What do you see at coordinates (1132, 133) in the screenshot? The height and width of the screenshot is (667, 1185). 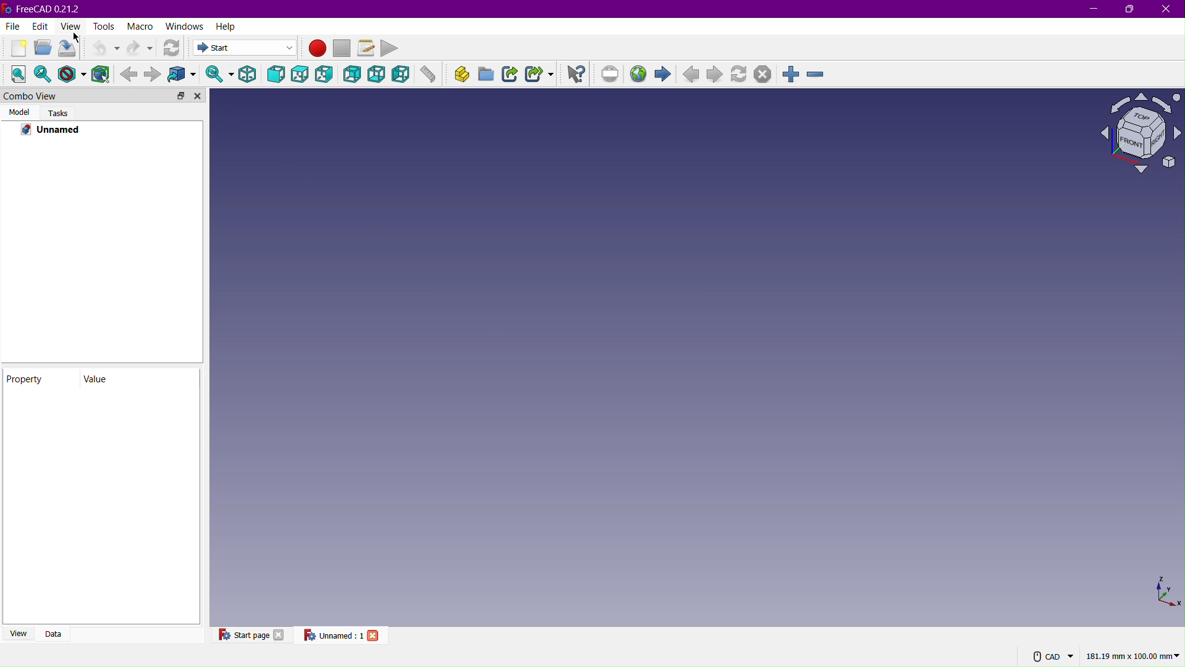 I see `Plane view` at bounding box center [1132, 133].